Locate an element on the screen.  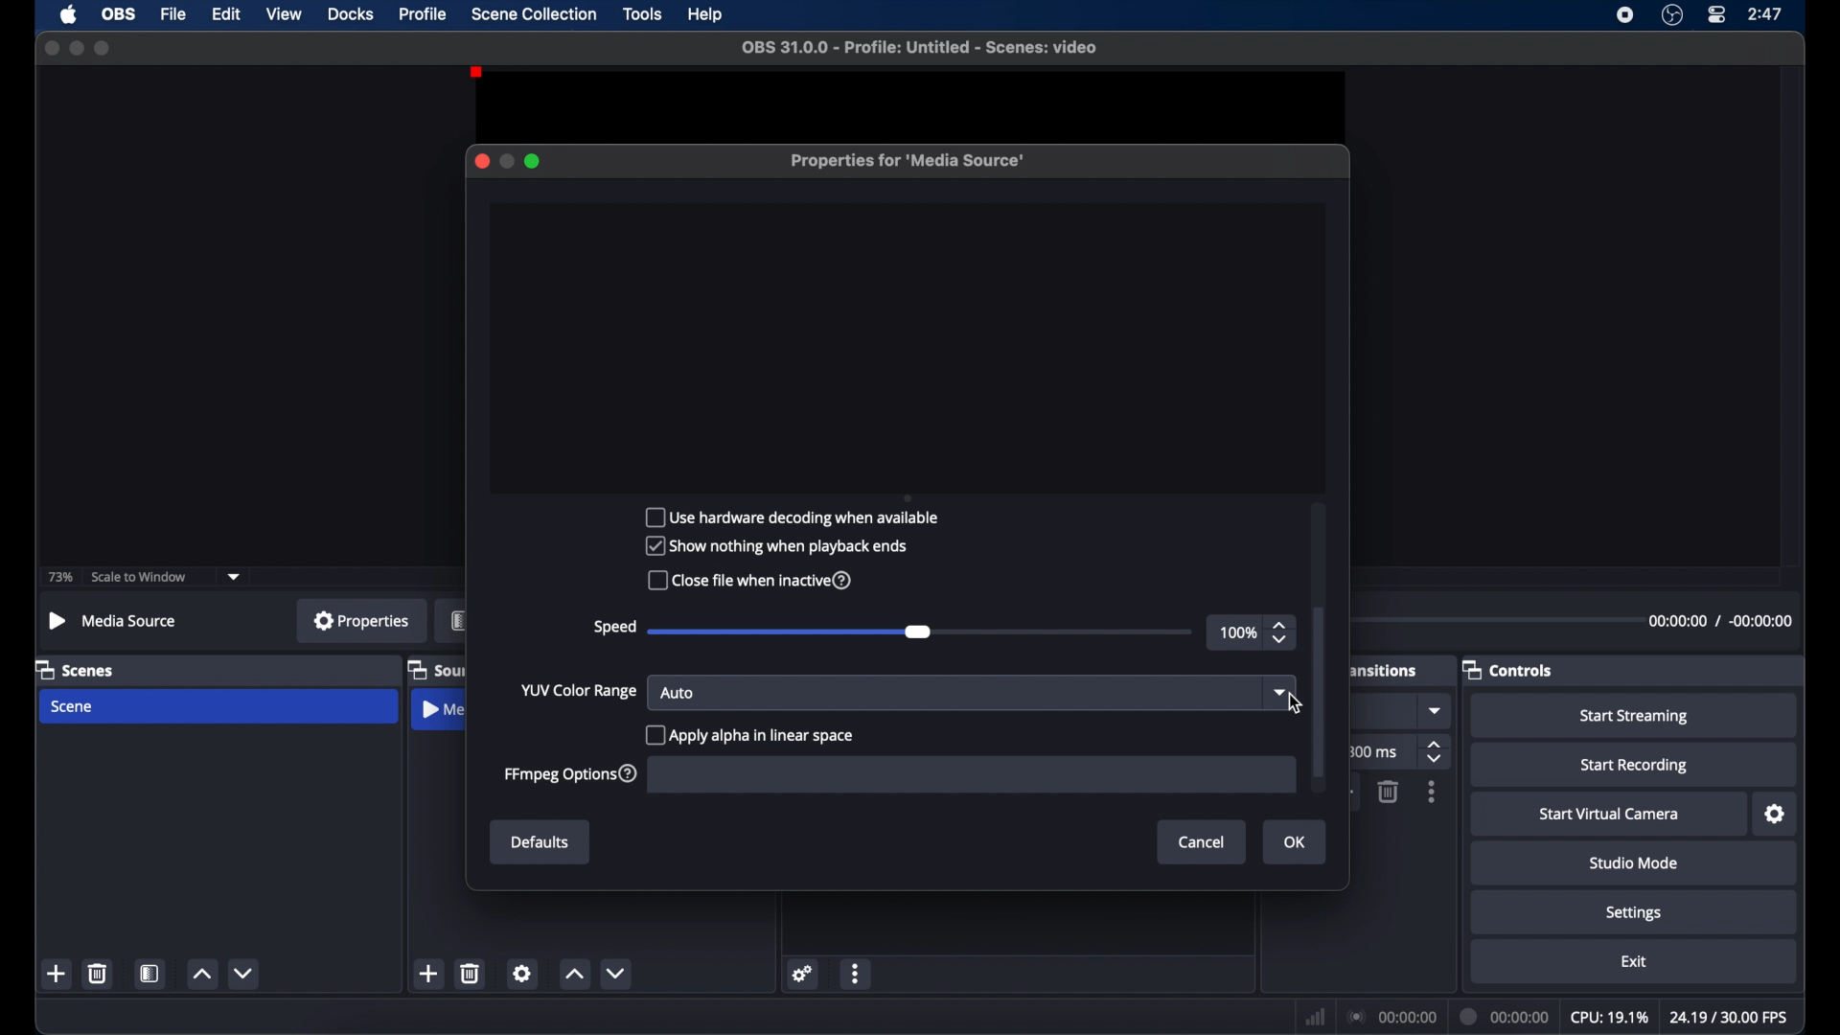
Cancel is located at coordinates (1200, 841).